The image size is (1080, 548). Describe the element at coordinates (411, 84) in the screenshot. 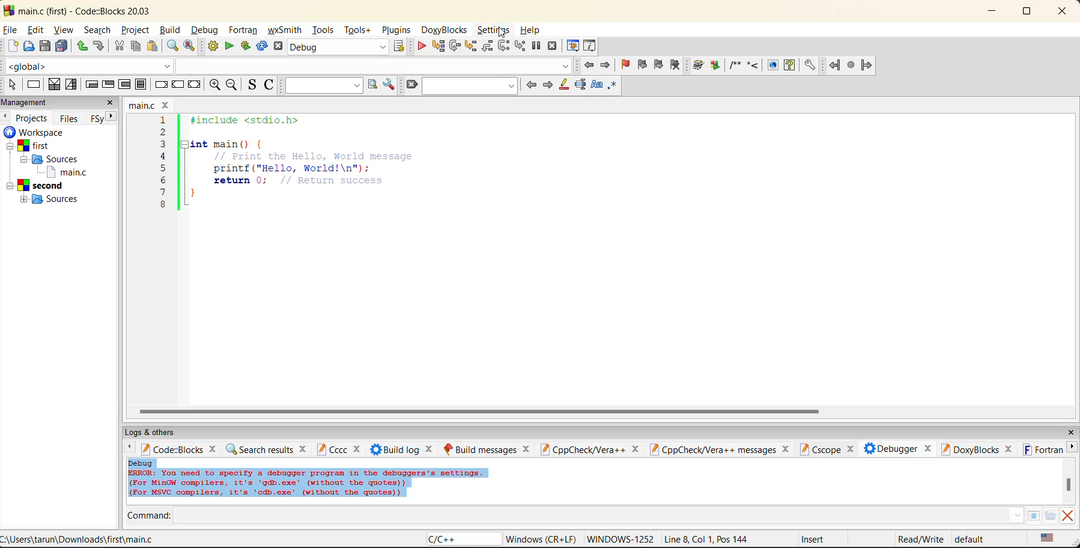

I see `clear` at that location.